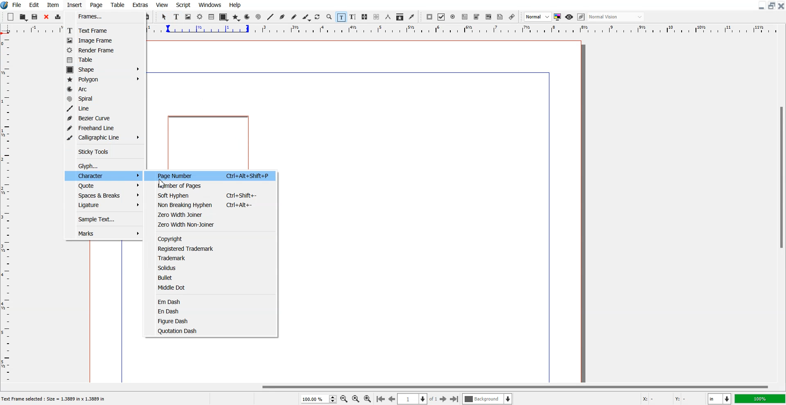 This screenshot has width=786, height=405. What do you see at coordinates (400, 17) in the screenshot?
I see `Copy item properties` at bounding box center [400, 17].